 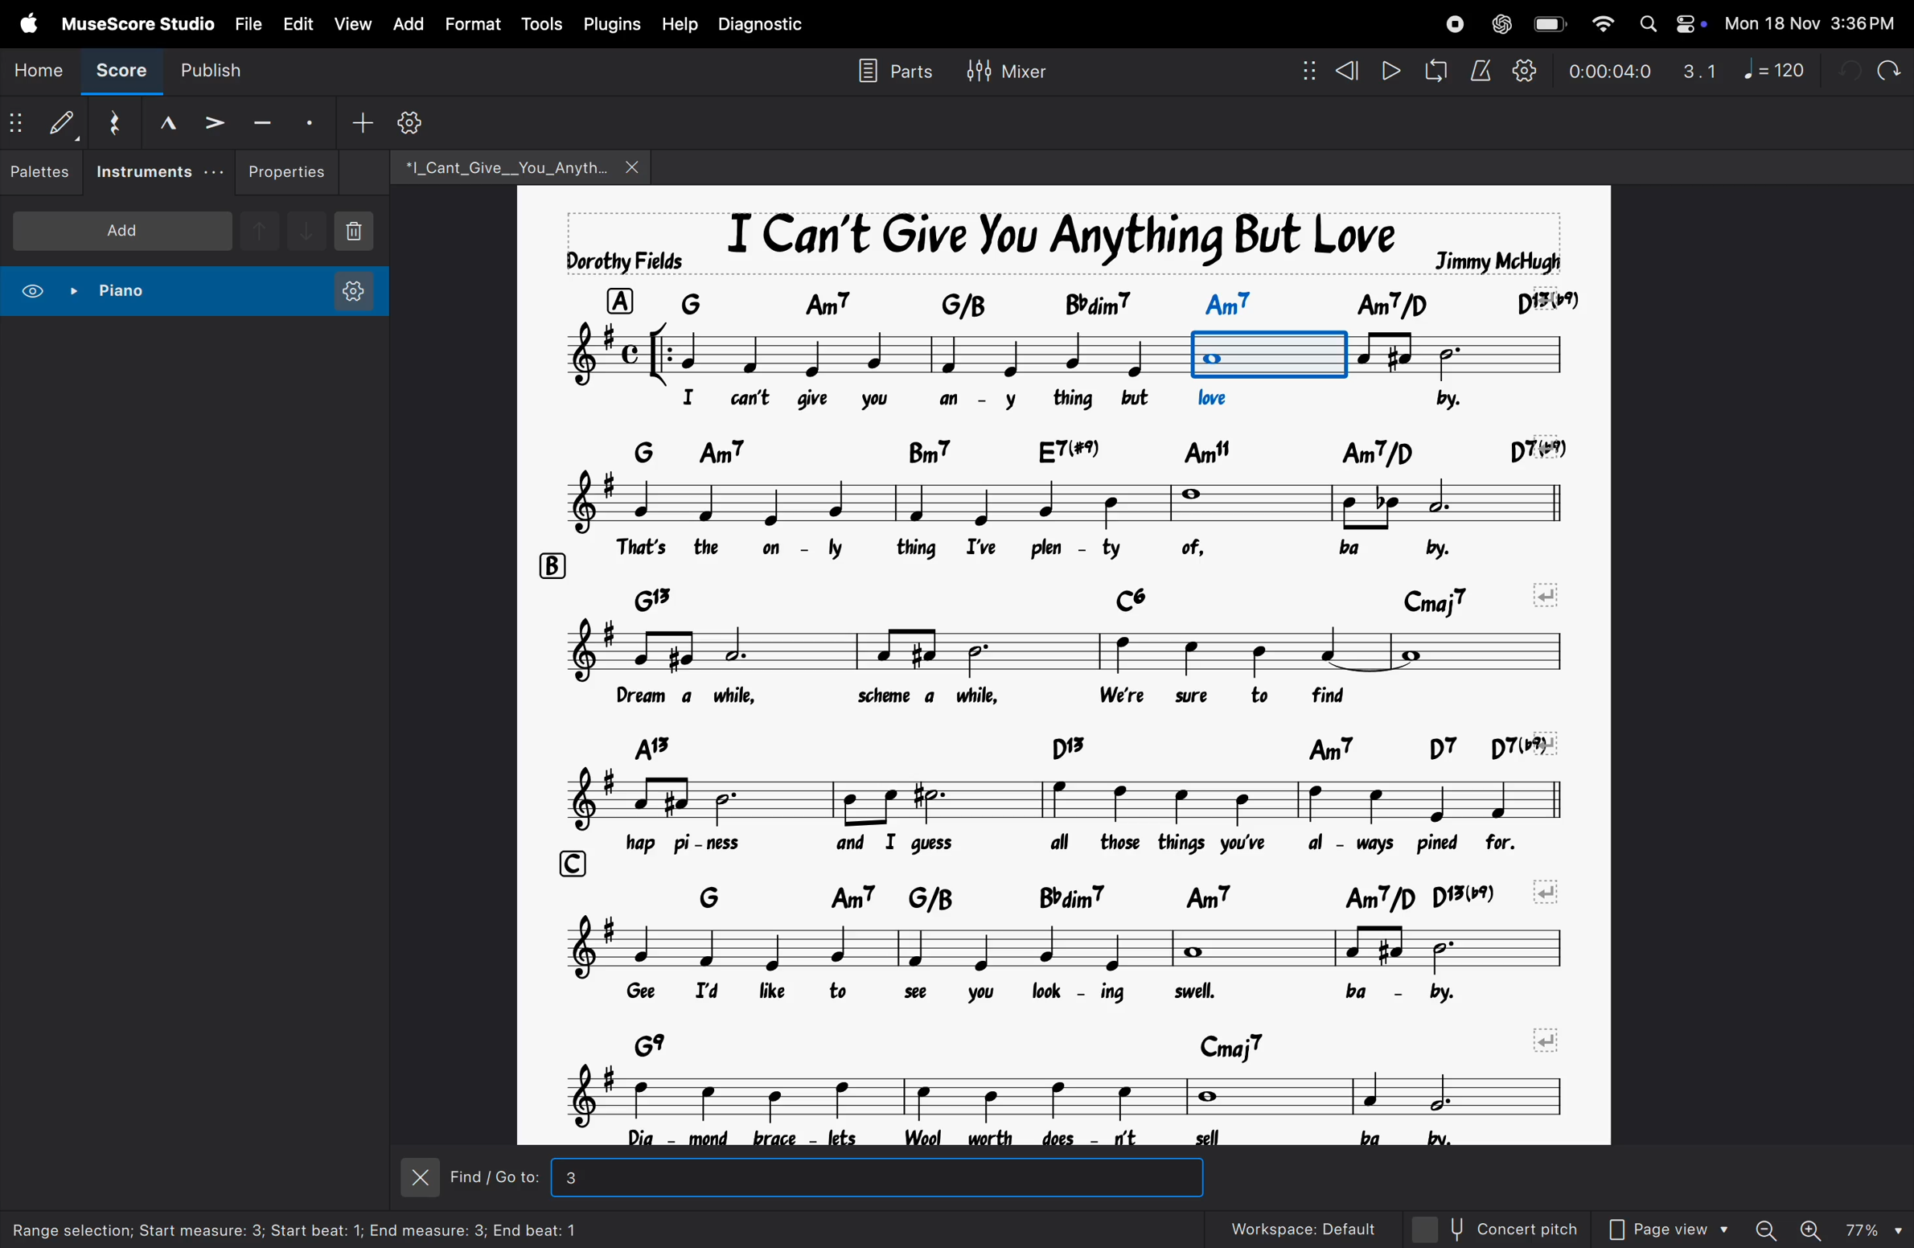 I want to click on redo, so click(x=1891, y=68).